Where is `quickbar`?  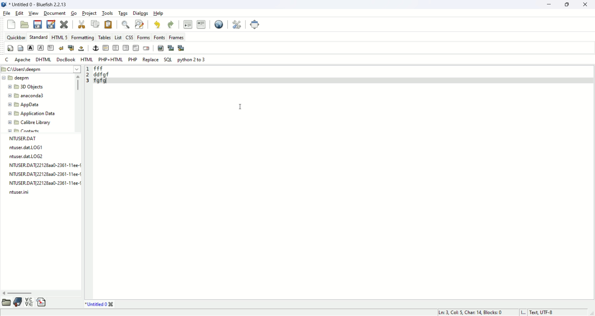
quickbar is located at coordinates (15, 37).